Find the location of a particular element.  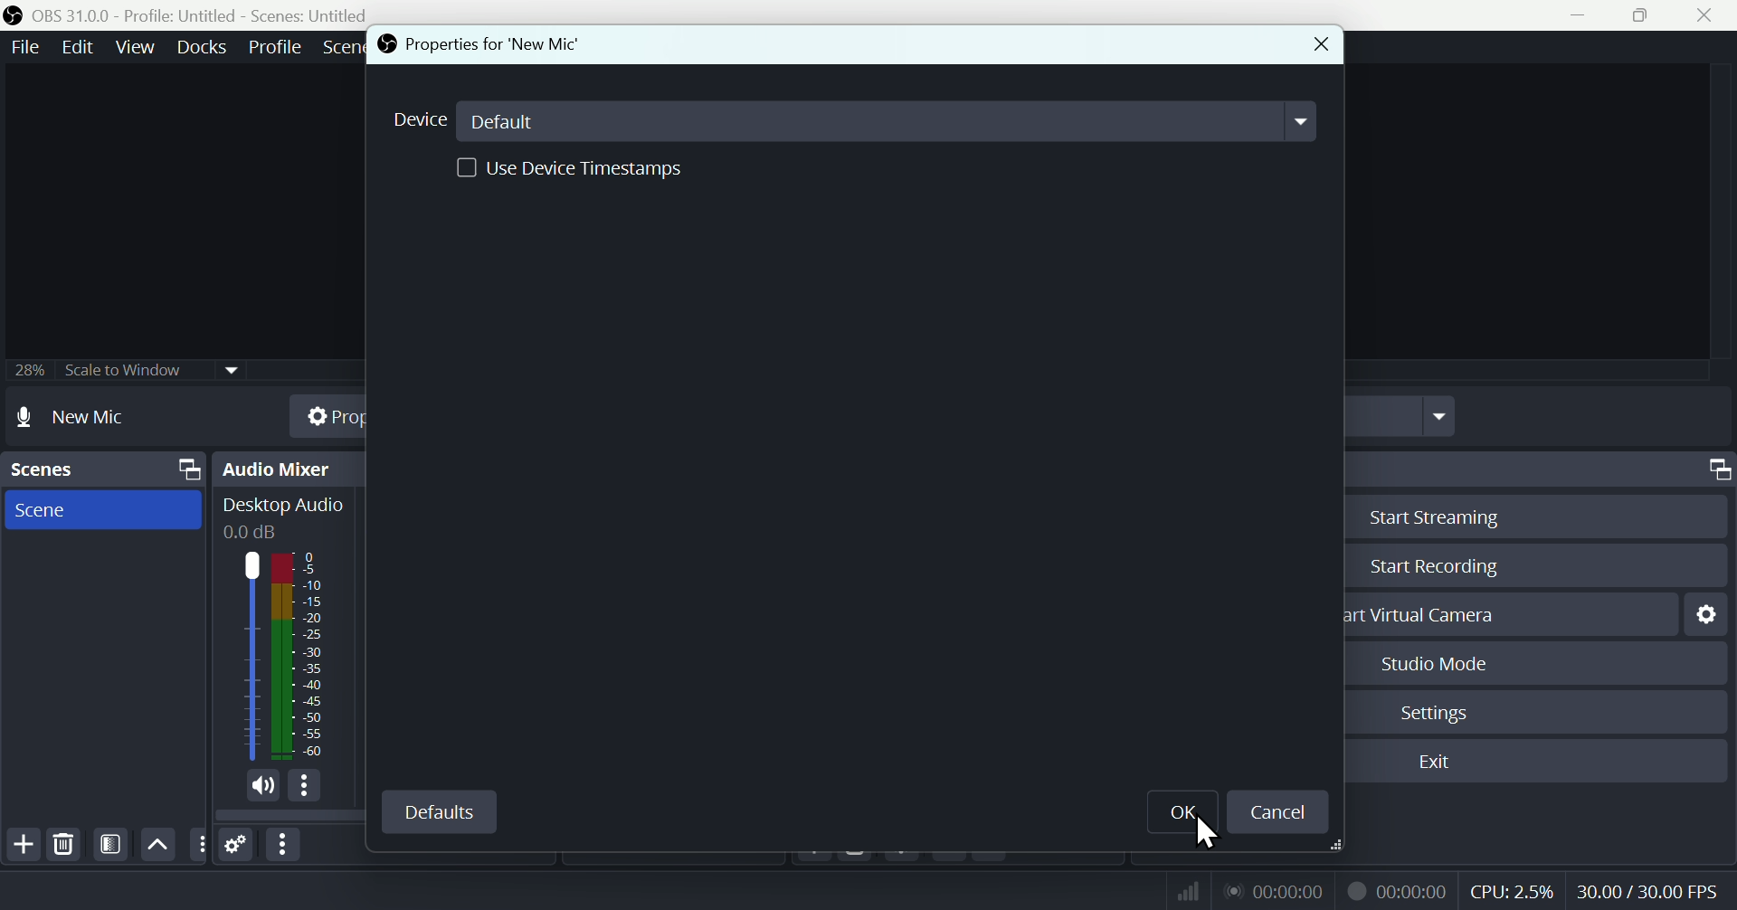

More options is located at coordinates (285, 845).